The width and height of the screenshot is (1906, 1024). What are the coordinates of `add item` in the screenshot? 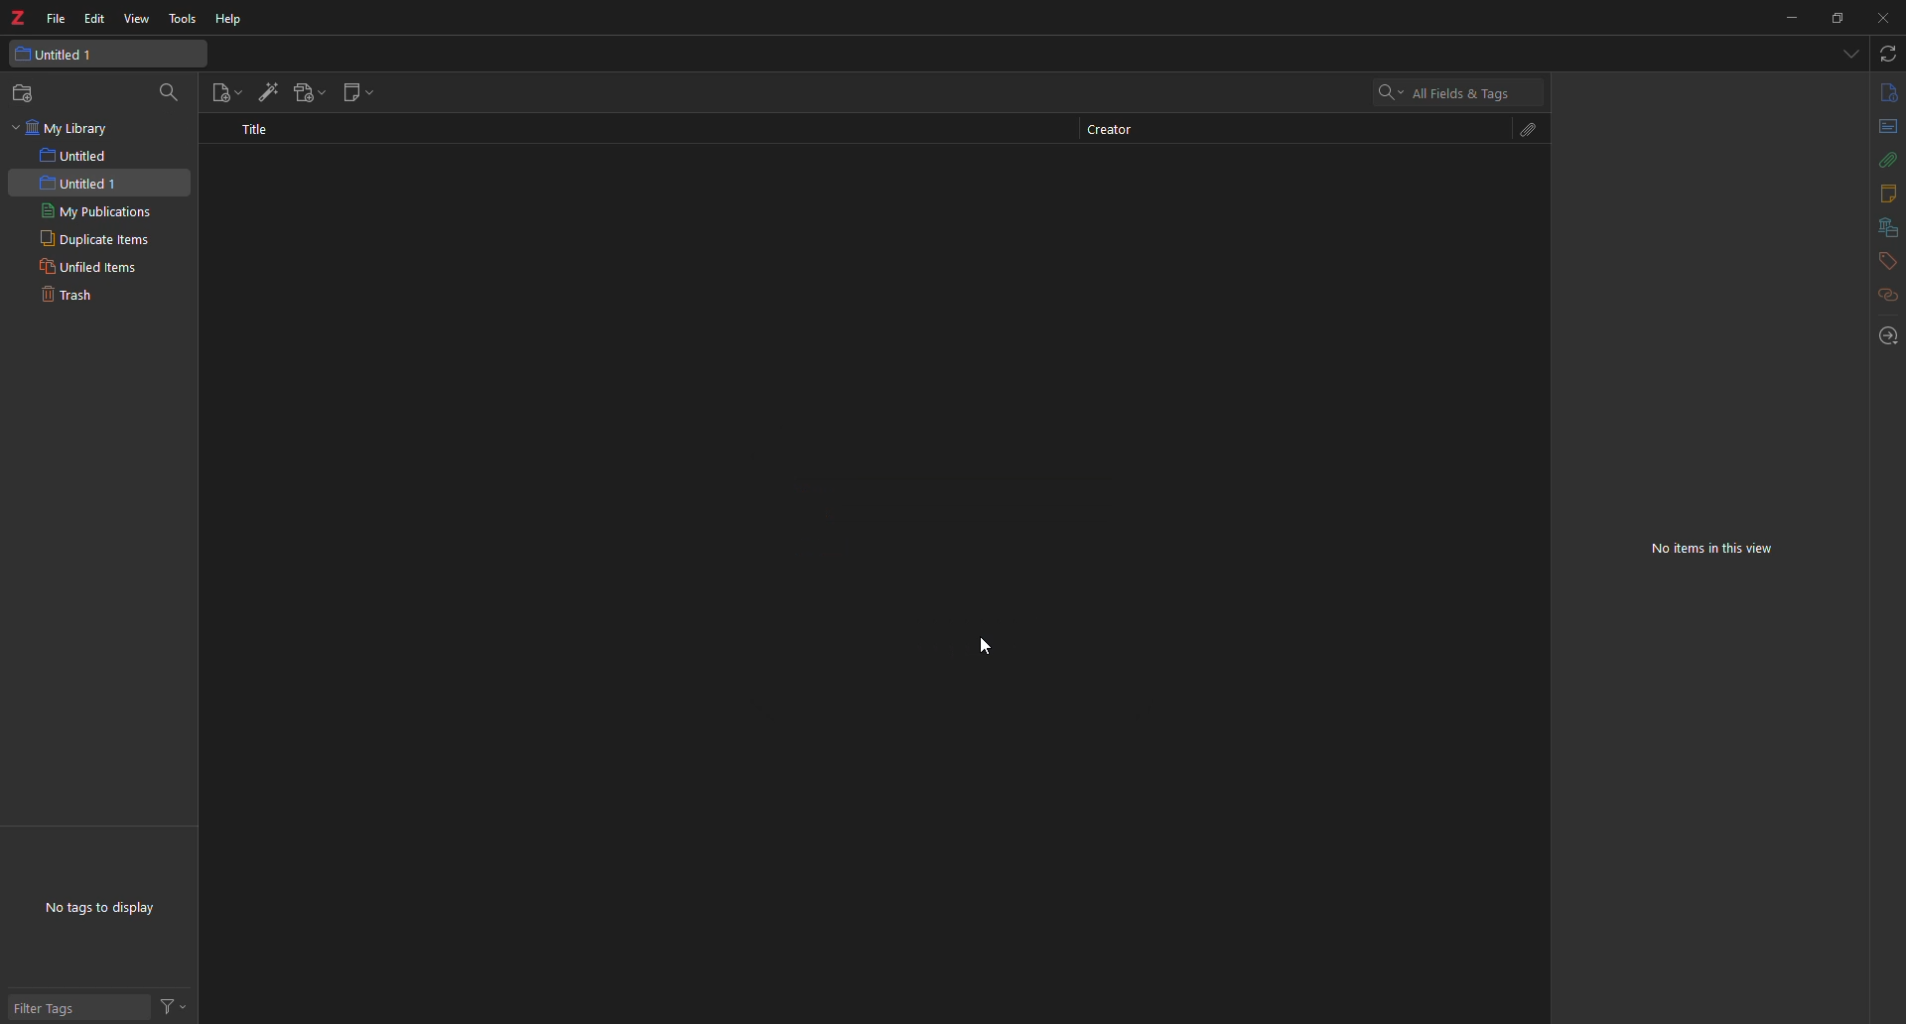 It's located at (270, 90).